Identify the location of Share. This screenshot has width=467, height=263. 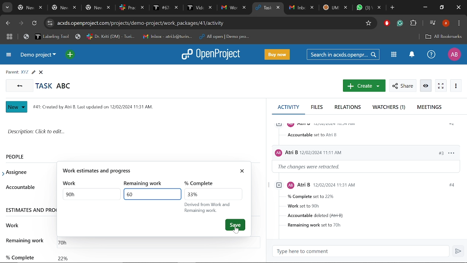
(402, 86).